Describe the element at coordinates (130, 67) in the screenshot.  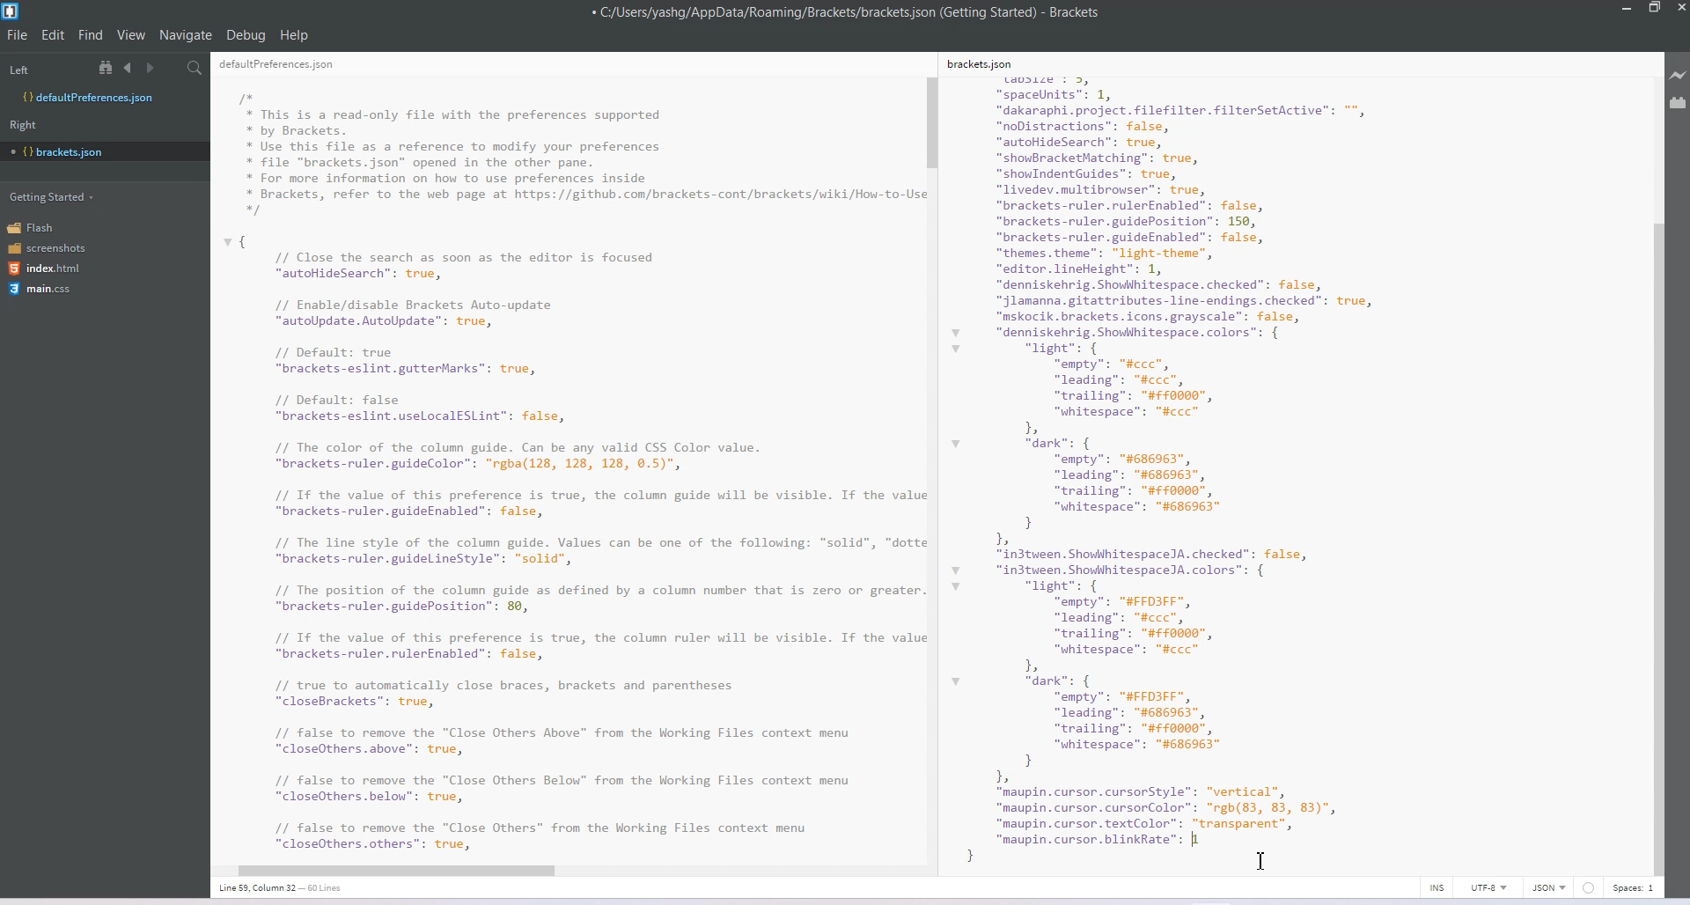
I see `Navigate Backward` at that location.